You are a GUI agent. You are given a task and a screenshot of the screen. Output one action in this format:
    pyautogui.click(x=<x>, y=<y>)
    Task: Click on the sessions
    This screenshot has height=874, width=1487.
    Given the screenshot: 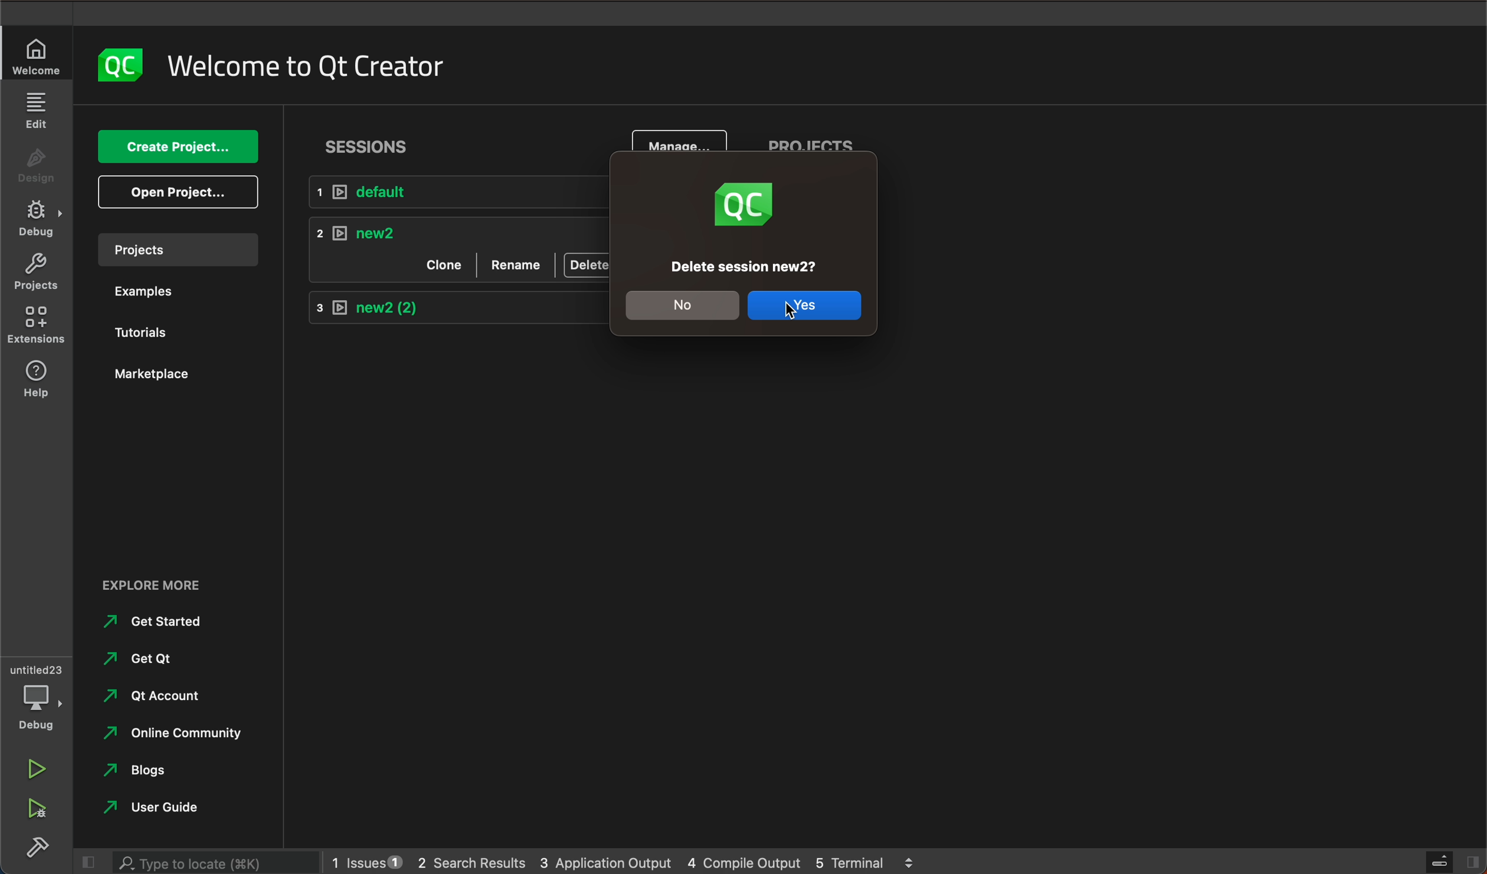 What is the action you would take?
    pyautogui.click(x=372, y=145)
    